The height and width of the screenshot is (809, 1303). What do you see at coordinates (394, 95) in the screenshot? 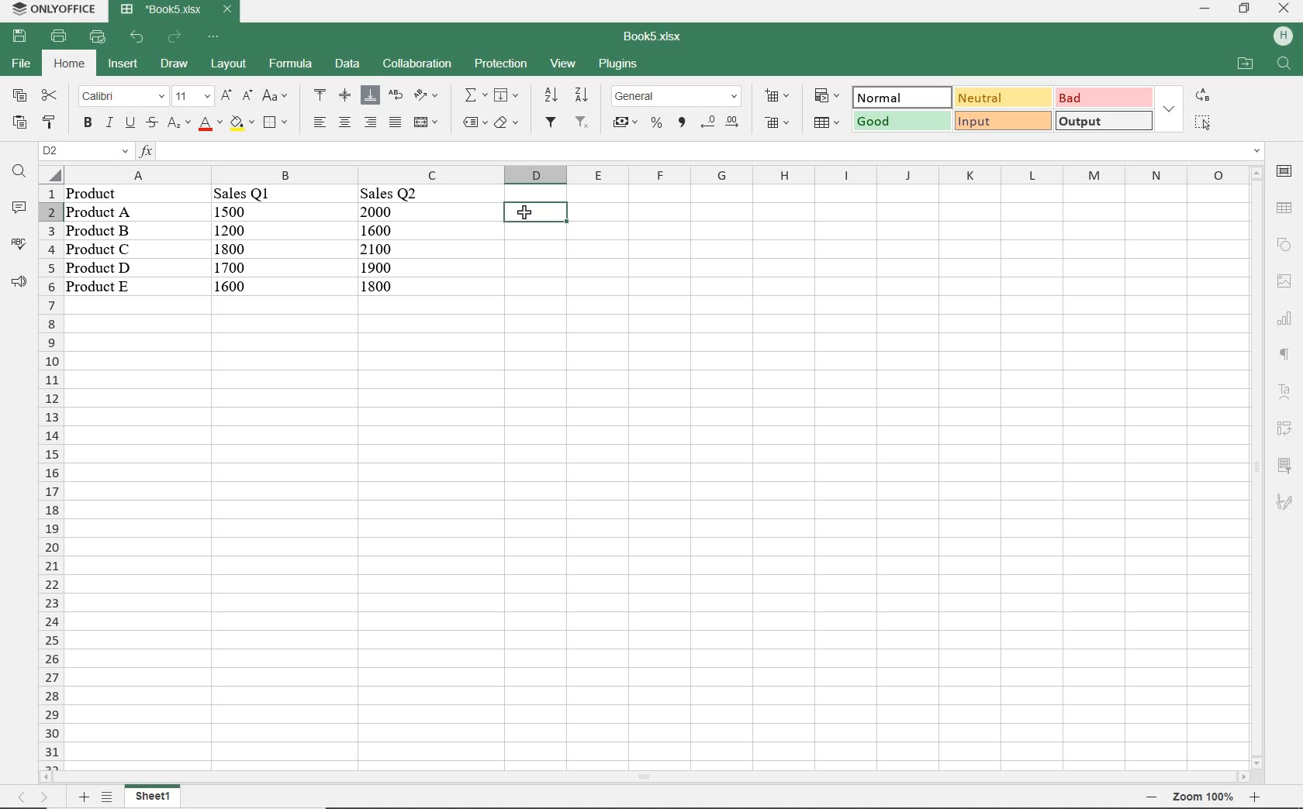
I see `wrap text` at bounding box center [394, 95].